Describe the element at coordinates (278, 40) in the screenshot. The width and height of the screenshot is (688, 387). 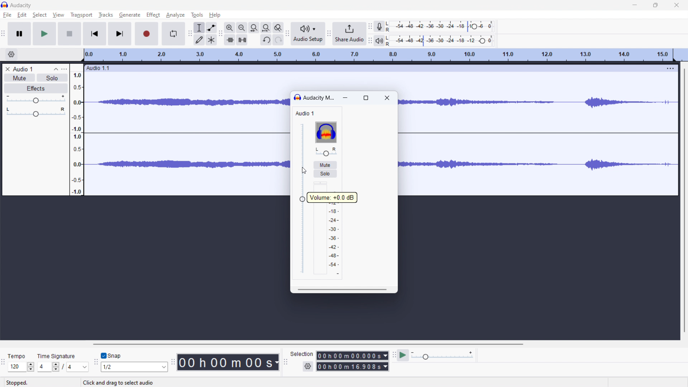
I see `redo` at that location.